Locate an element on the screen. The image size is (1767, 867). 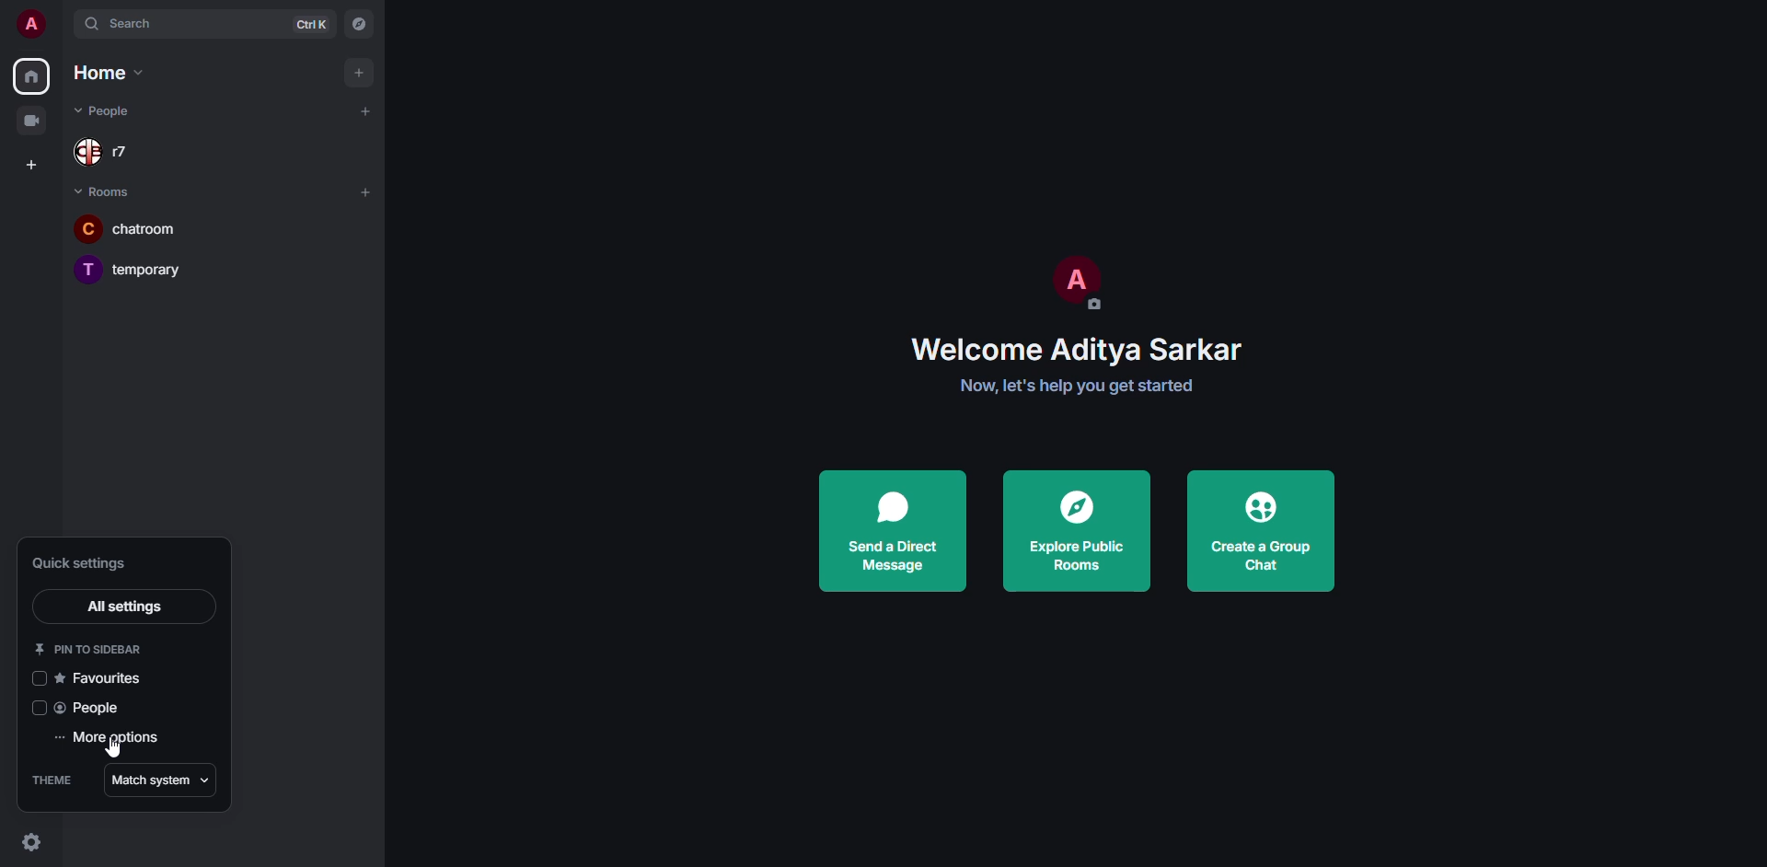
chatroom is located at coordinates (145, 226).